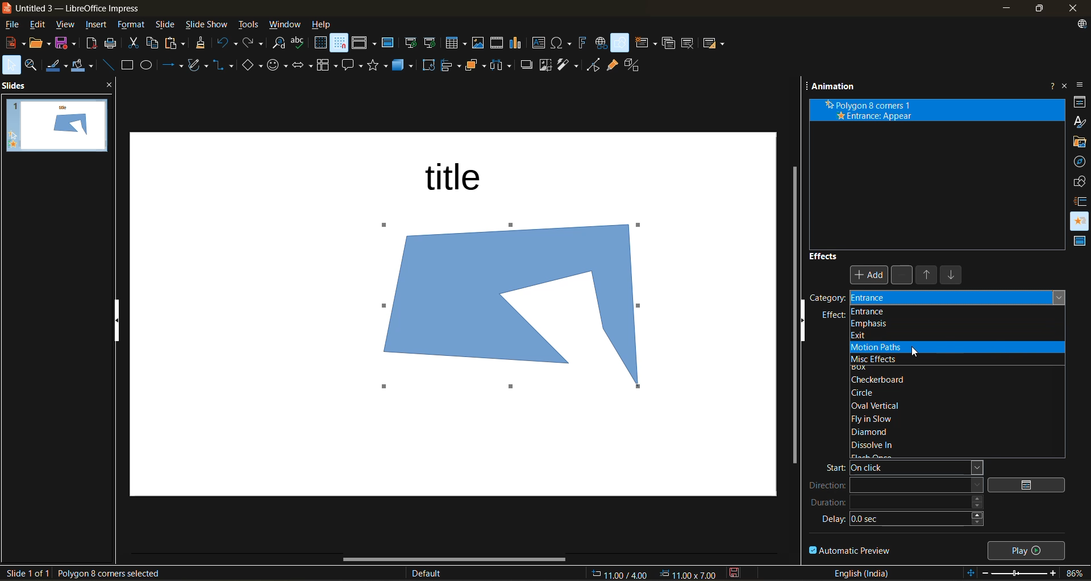  What do you see at coordinates (328, 66) in the screenshot?
I see `flowchart` at bounding box center [328, 66].